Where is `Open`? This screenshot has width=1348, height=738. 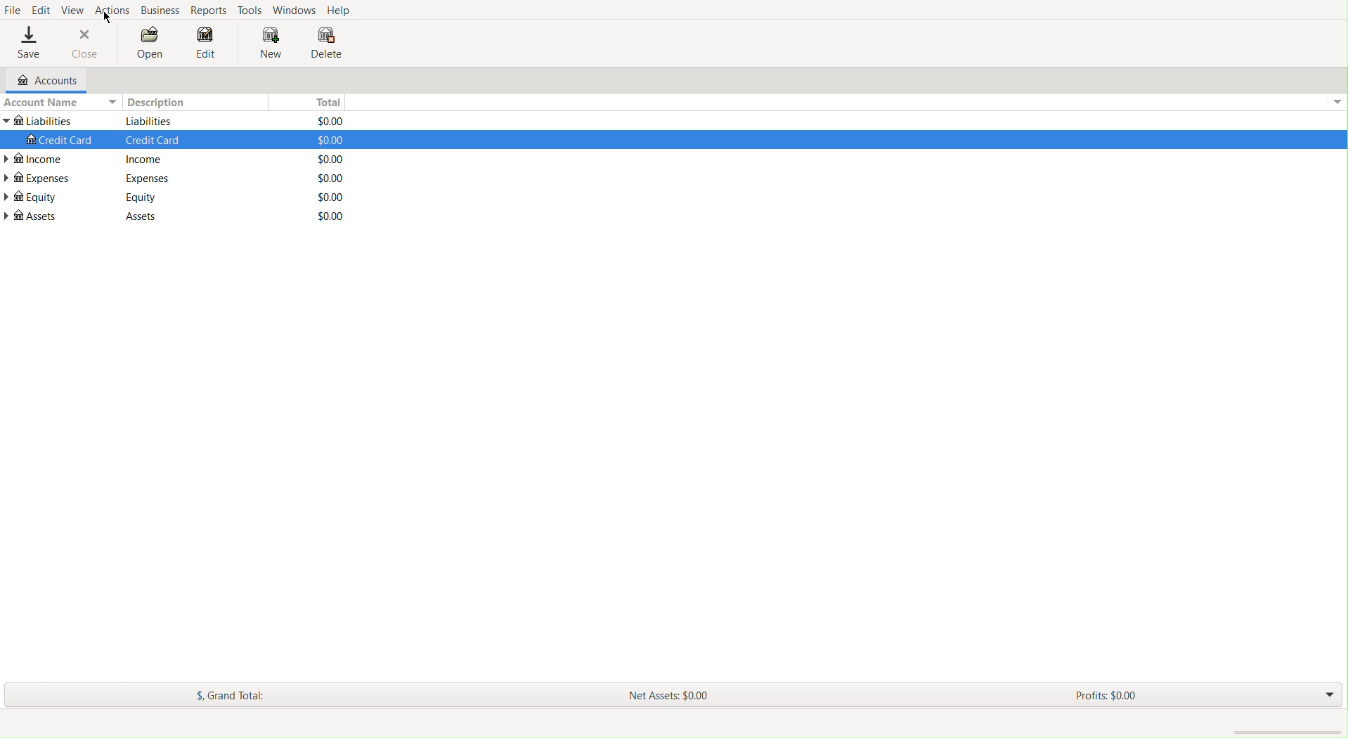
Open is located at coordinates (151, 42).